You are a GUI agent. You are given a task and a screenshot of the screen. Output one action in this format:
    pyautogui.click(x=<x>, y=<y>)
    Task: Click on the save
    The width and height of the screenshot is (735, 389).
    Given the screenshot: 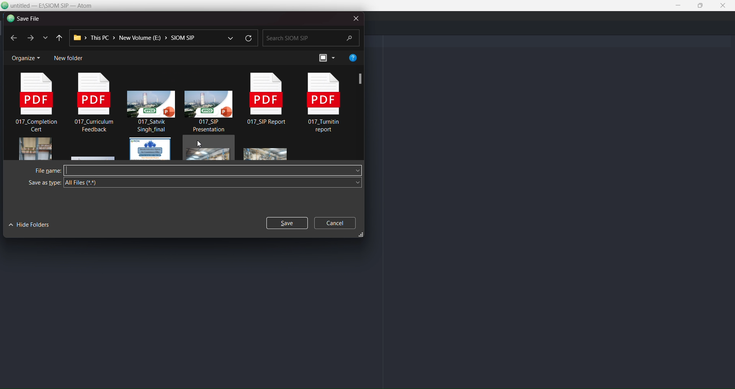 What is the action you would take?
    pyautogui.click(x=285, y=222)
    